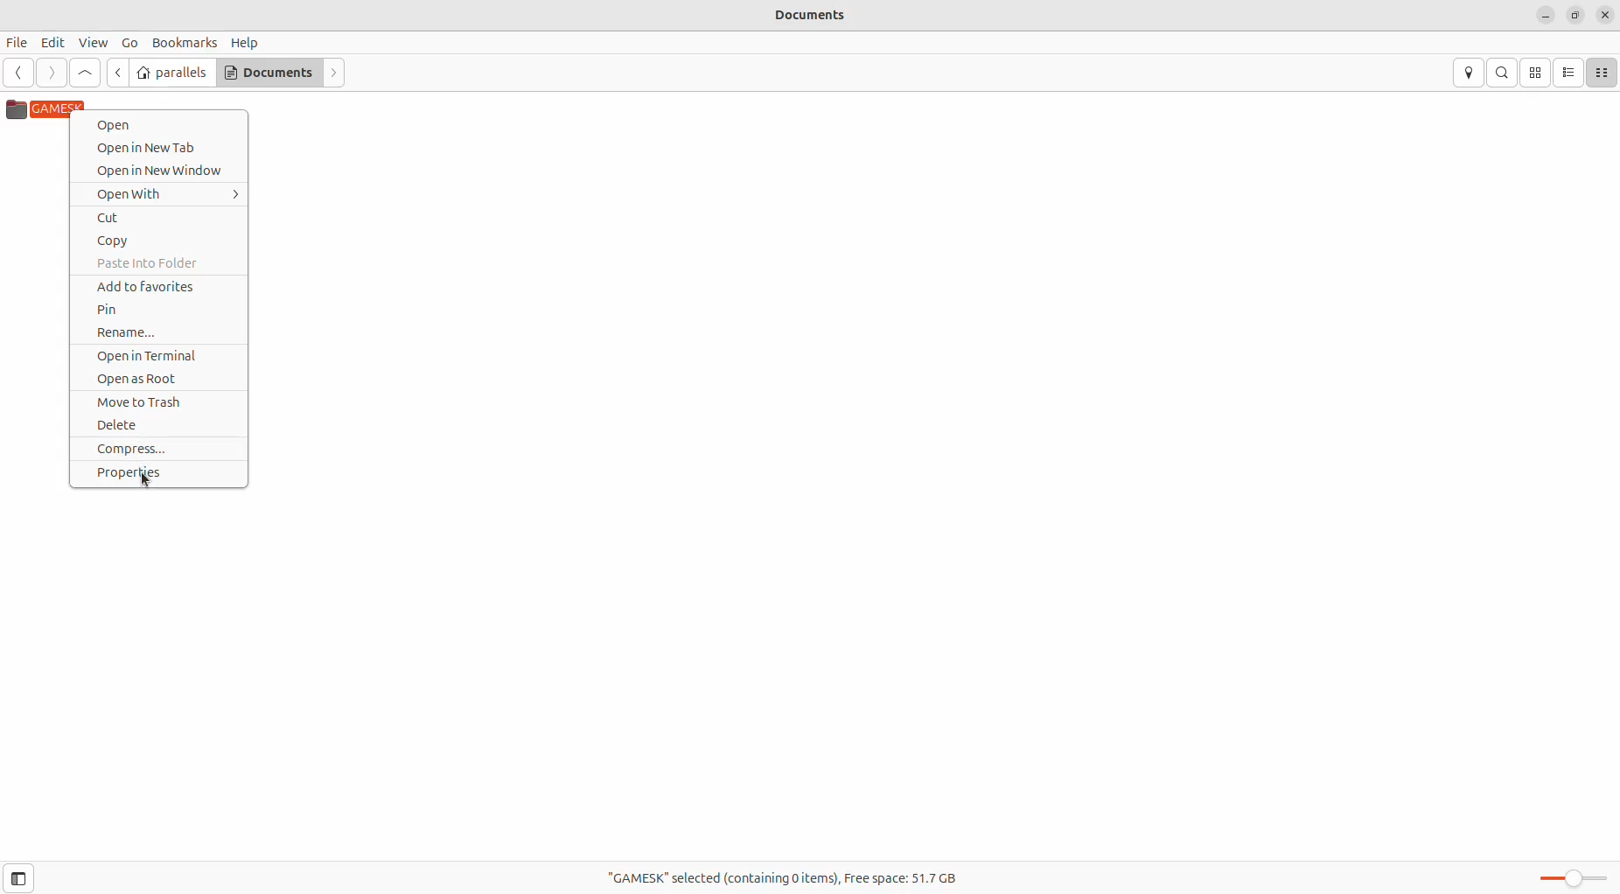 The image size is (1620, 894). Describe the element at coordinates (151, 484) in the screenshot. I see `cursor` at that location.